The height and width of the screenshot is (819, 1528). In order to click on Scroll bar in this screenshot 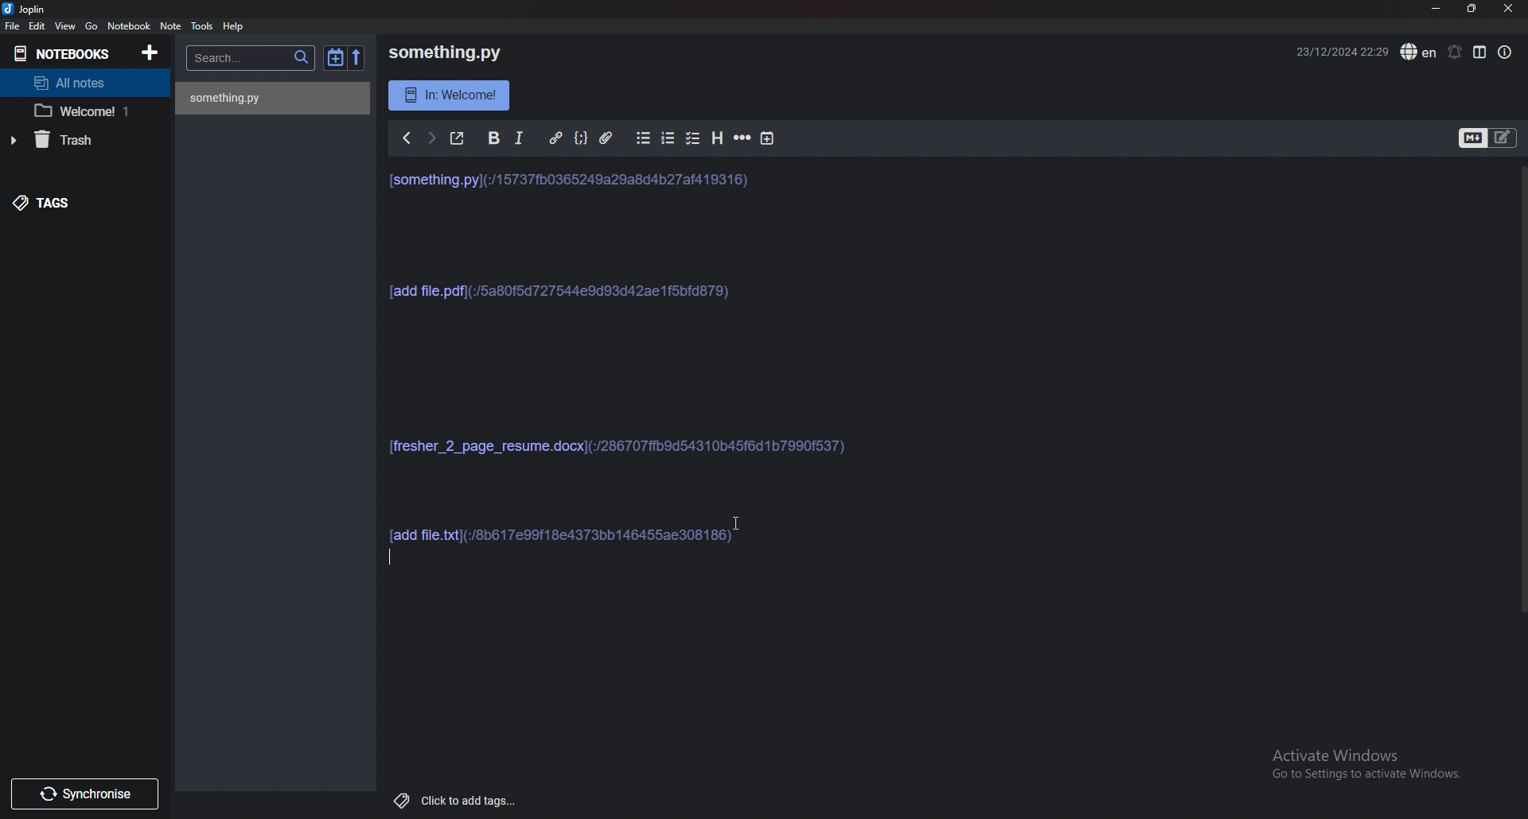, I will do `click(1521, 409)`.